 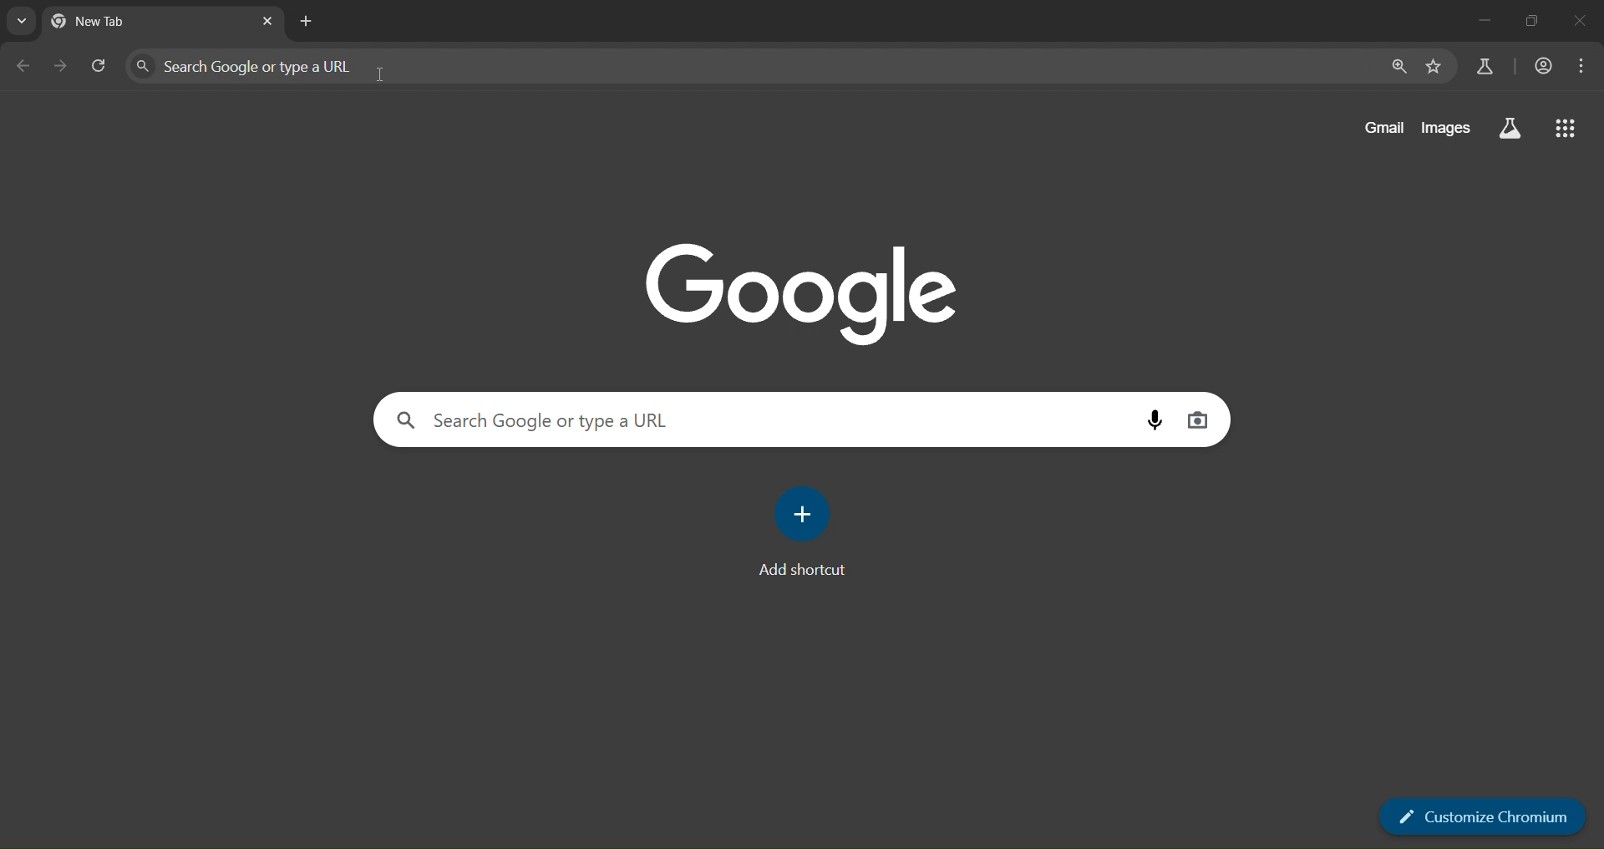 I want to click on gmail, so click(x=1383, y=127).